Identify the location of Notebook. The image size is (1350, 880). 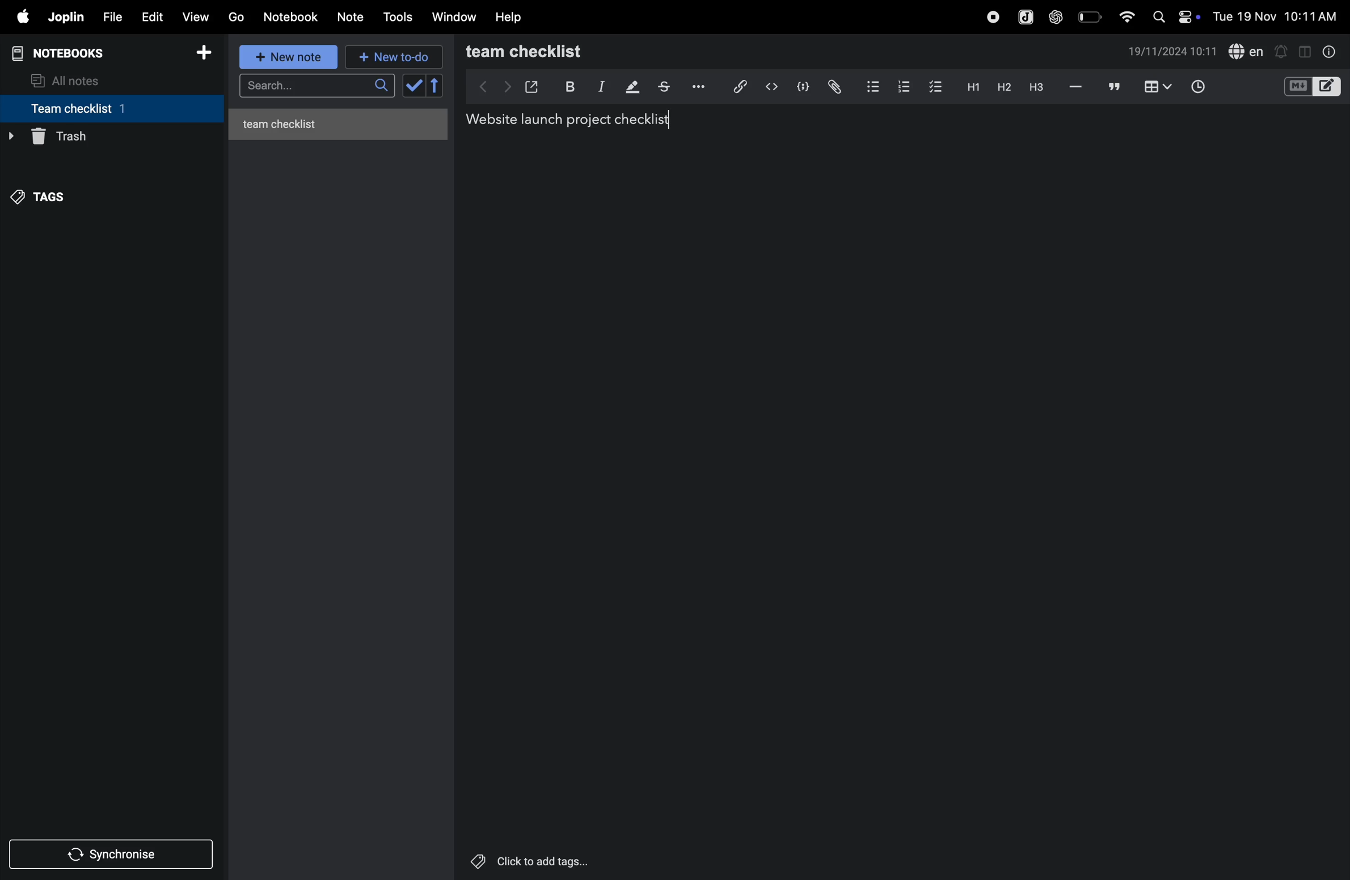
(294, 17).